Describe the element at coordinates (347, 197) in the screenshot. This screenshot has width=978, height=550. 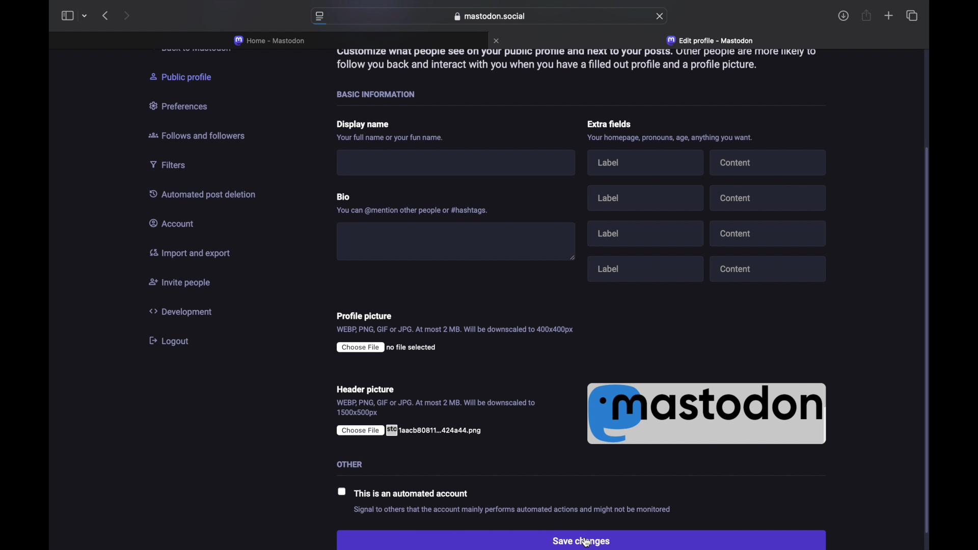
I see `Bio` at that location.